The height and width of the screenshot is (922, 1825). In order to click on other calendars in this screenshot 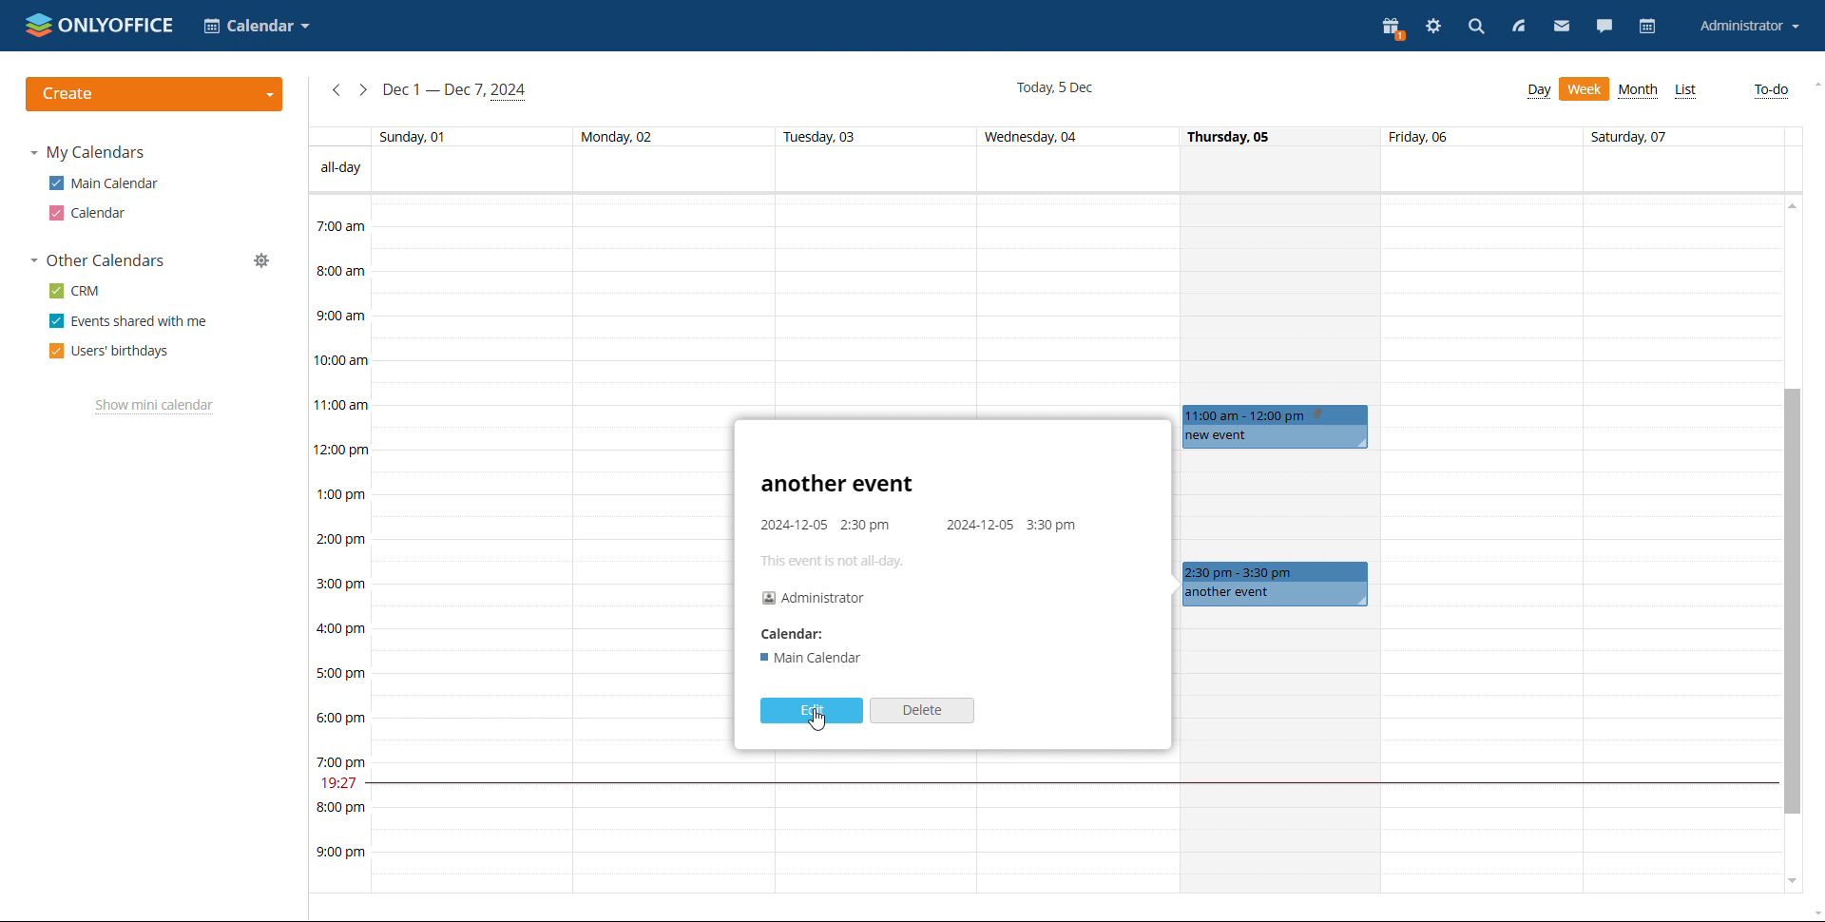, I will do `click(97, 261)`.